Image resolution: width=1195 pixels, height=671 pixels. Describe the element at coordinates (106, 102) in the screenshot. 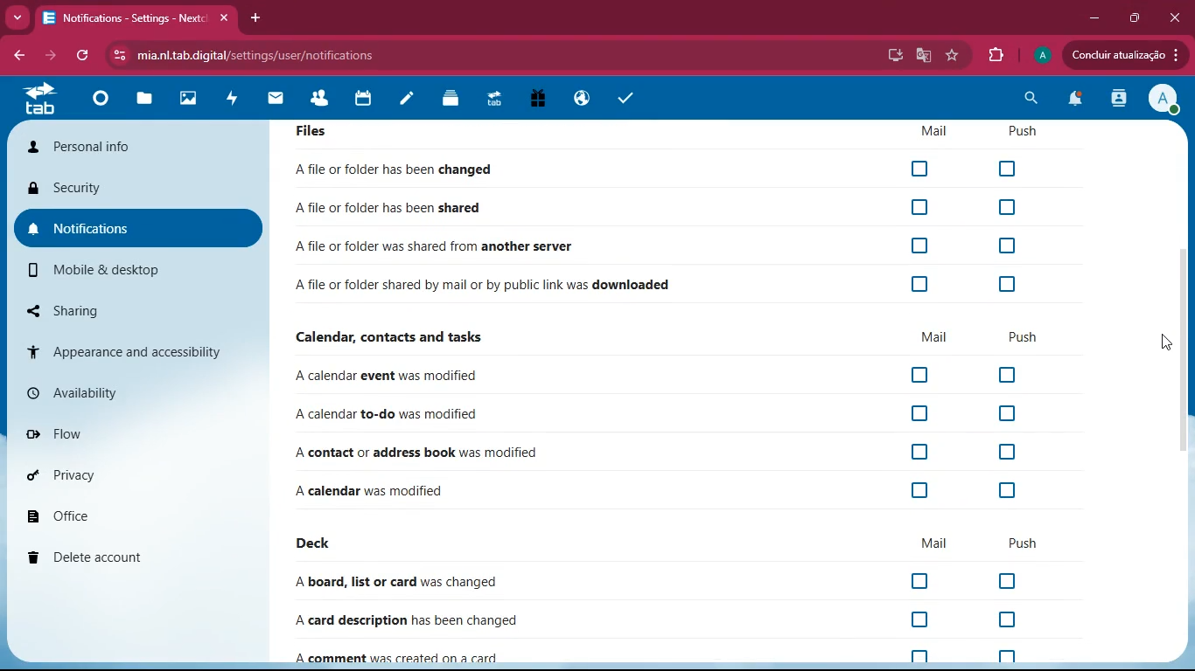

I see `home` at that location.